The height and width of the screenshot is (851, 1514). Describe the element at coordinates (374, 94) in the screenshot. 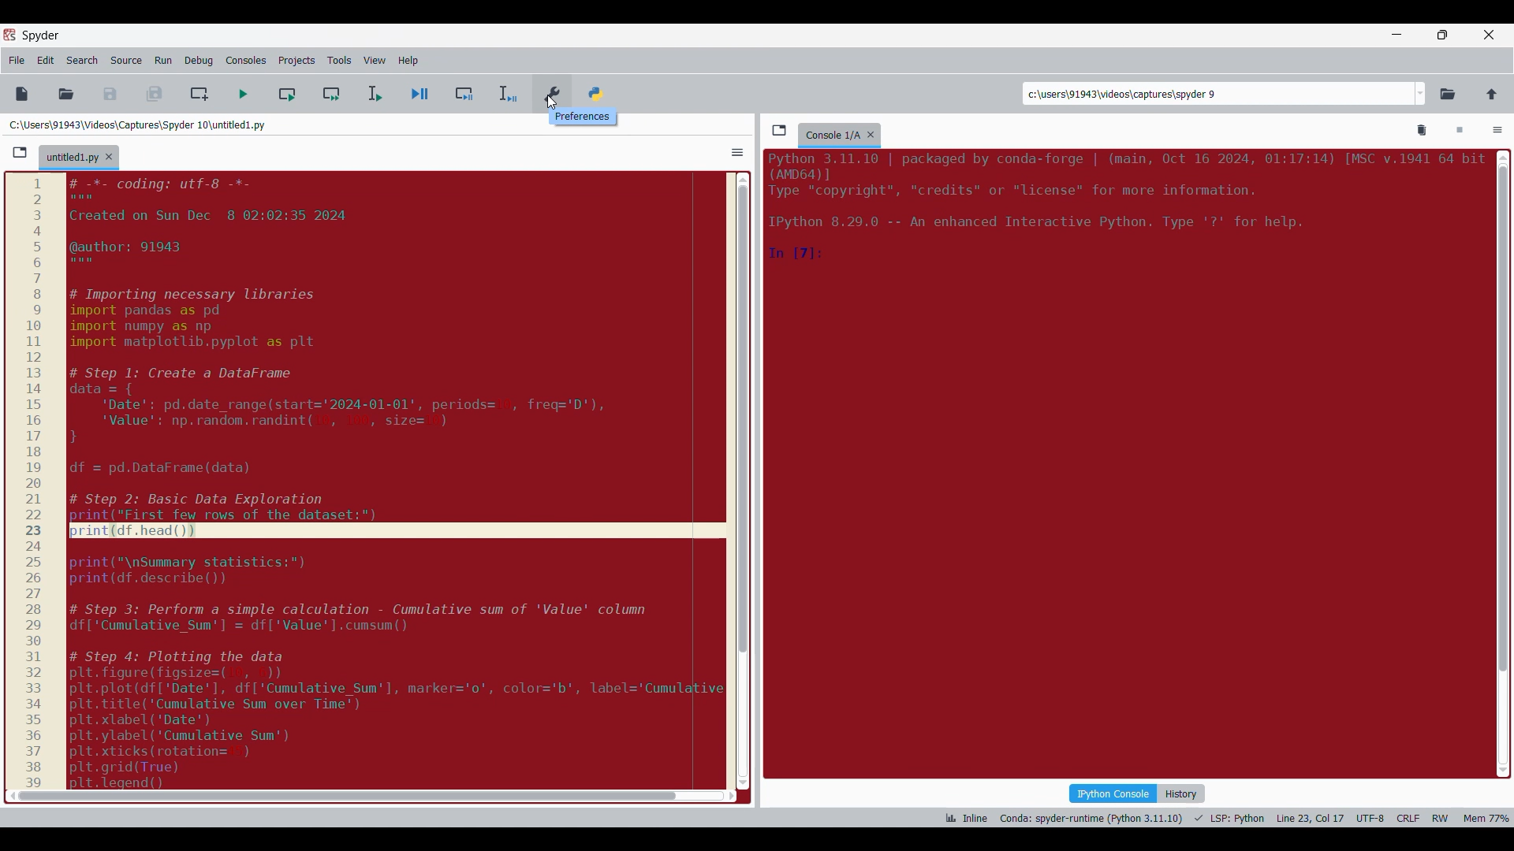

I see `Run selection/current line` at that location.